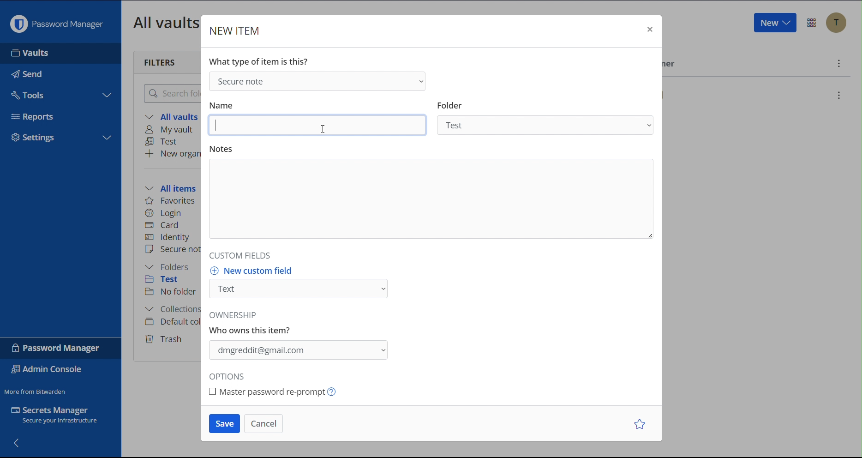 The height and width of the screenshot is (458, 862). What do you see at coordinates (168, 281) in the screenshot?
I see `Test` at bounding box center [168, 281].